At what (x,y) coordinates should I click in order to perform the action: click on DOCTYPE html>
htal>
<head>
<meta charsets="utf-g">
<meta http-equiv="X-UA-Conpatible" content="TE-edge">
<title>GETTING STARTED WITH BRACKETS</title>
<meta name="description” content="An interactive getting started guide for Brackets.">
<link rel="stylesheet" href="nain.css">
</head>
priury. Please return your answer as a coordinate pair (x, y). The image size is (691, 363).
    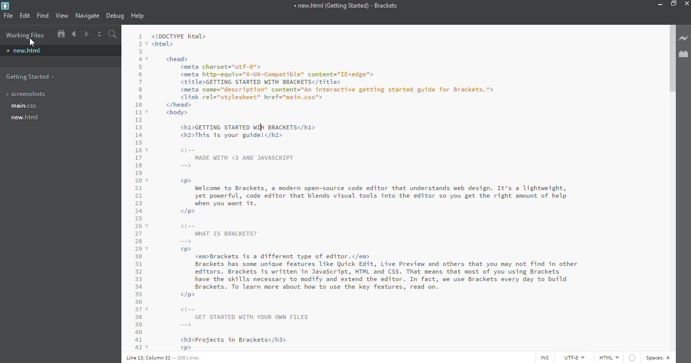
    Looking at the image, I should click on (340, 74).